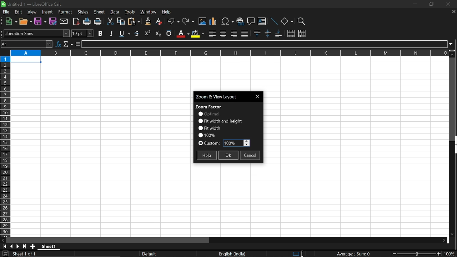 This screenshot has height=257, width=457. Describe the element at coordinates (101, 33) in the screenshot. I see `bold` at that location.